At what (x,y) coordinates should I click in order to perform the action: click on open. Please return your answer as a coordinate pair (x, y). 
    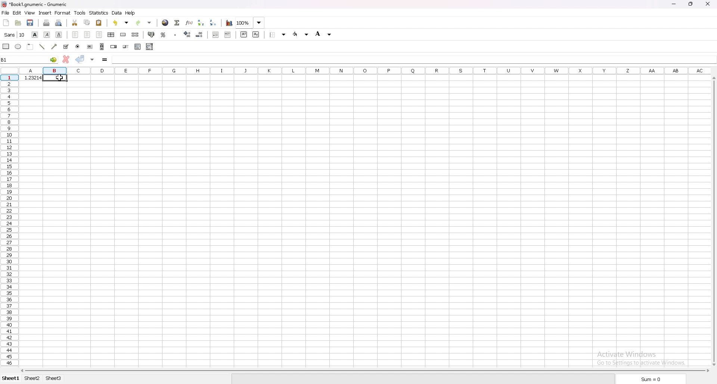
    Looking at the image, I should click on (18, 23).